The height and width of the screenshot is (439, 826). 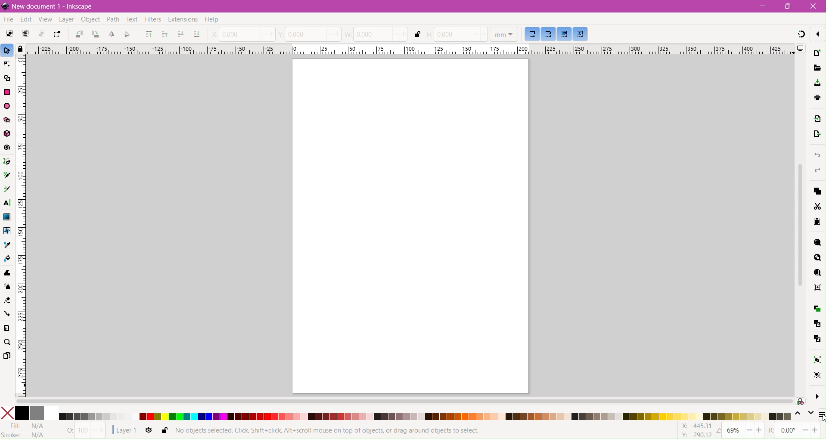 What do you see at coordinates (816, 308) in the screenshot?
I see `Duplicate` at bounding box center [816, 308].